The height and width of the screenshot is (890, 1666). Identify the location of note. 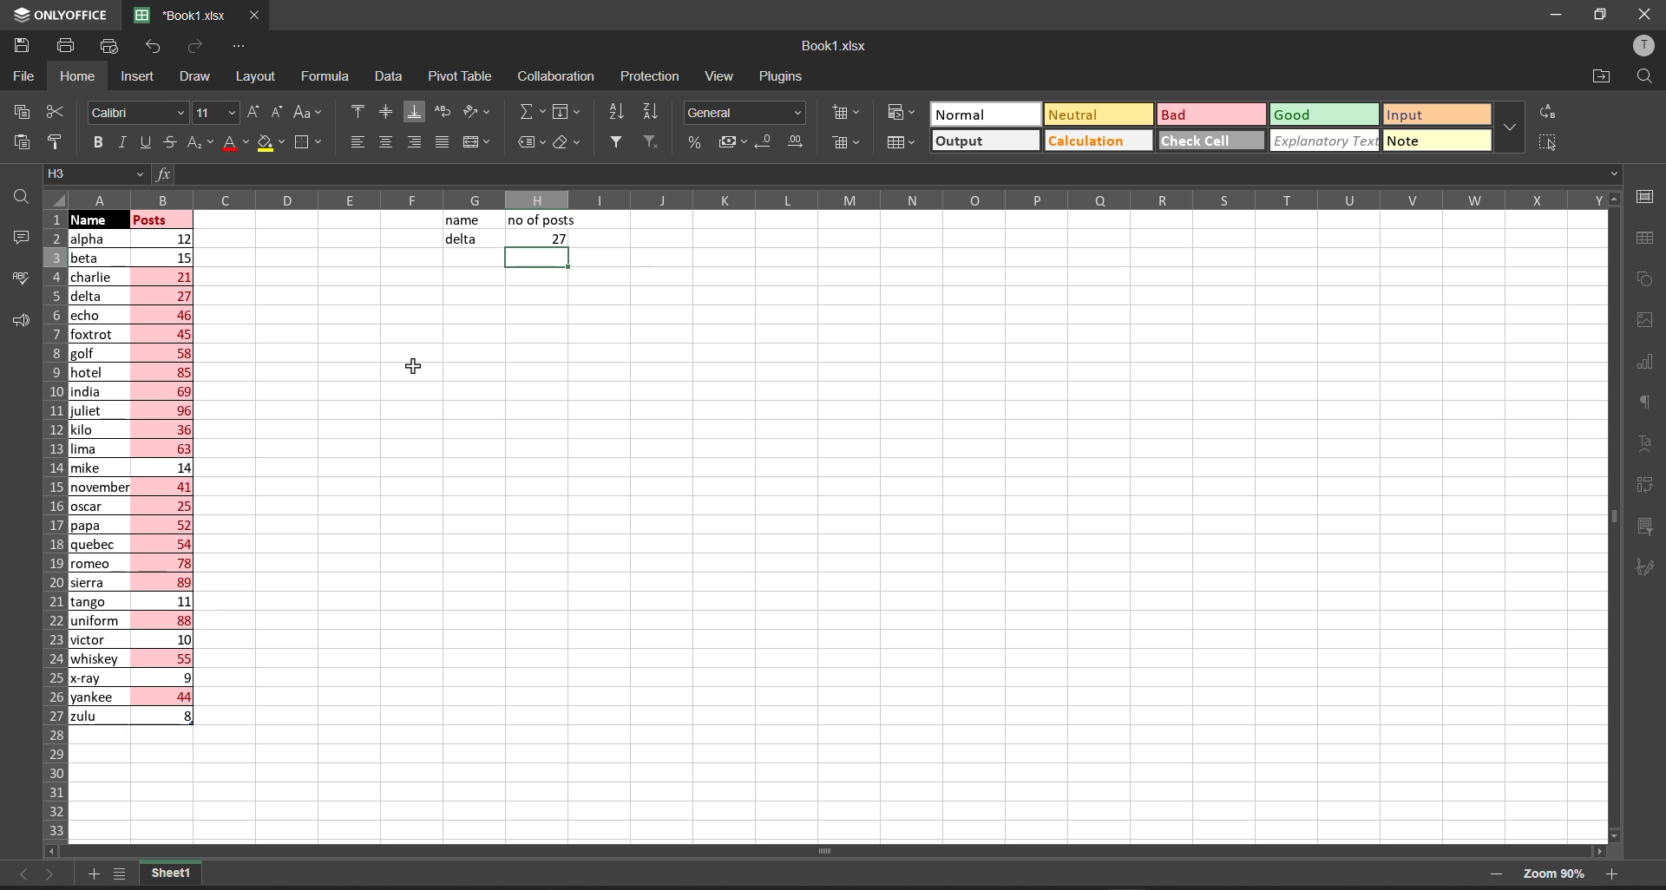
(1416, 139).